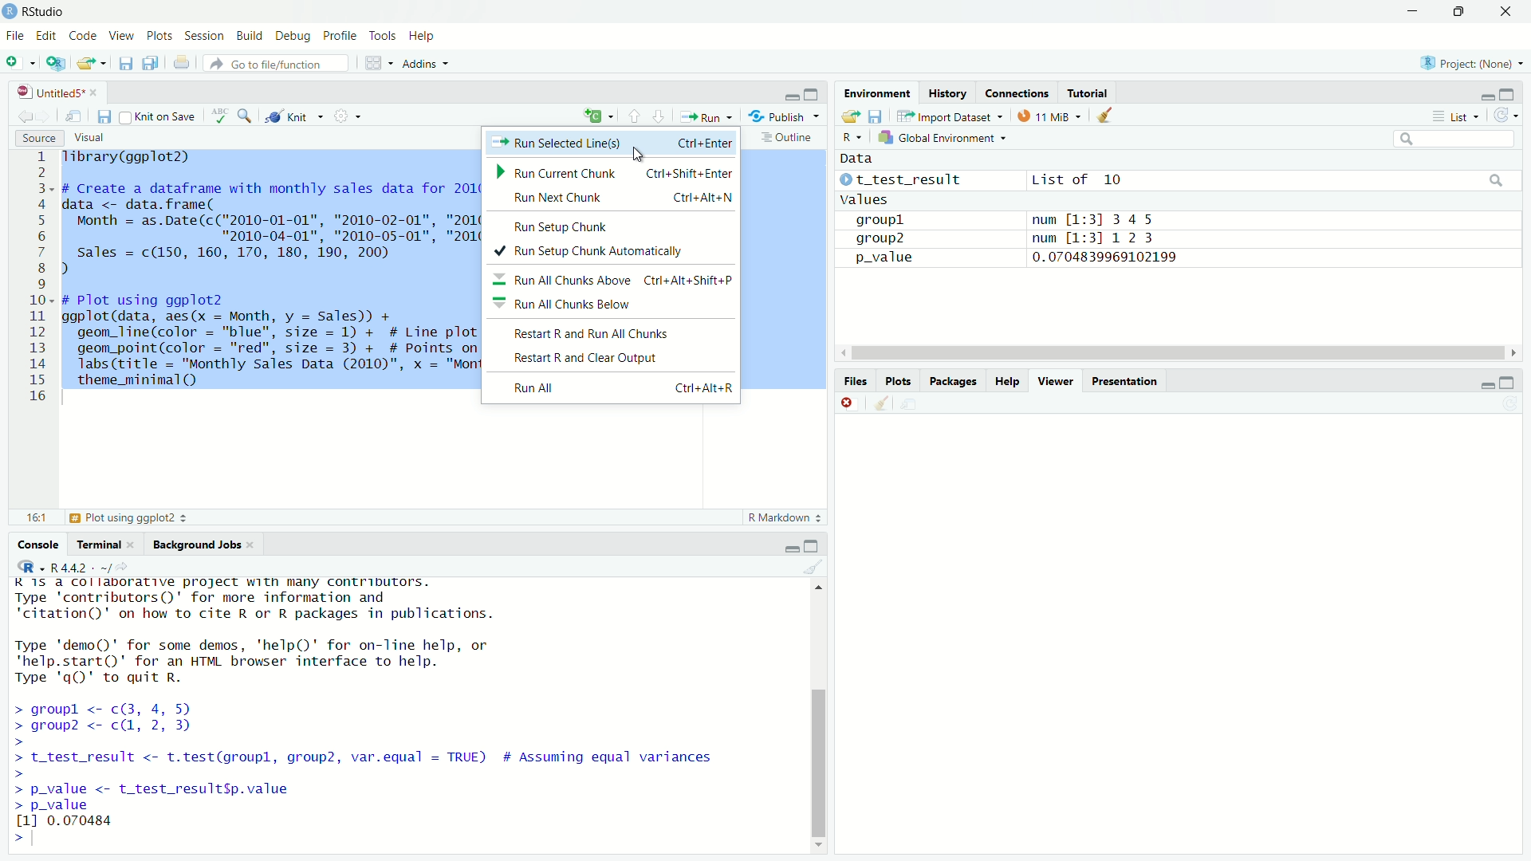 This screenshot has height=861, width=1531. What do you see at coordinates (246, 116) in the screenshot?
I see `search` at bounding box center [246, 116].